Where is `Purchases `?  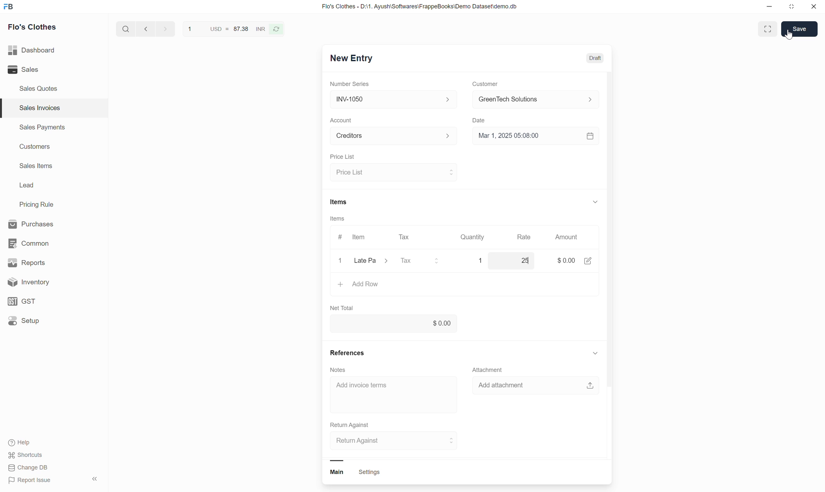 Purchases  is located at coordinates (41, 223).